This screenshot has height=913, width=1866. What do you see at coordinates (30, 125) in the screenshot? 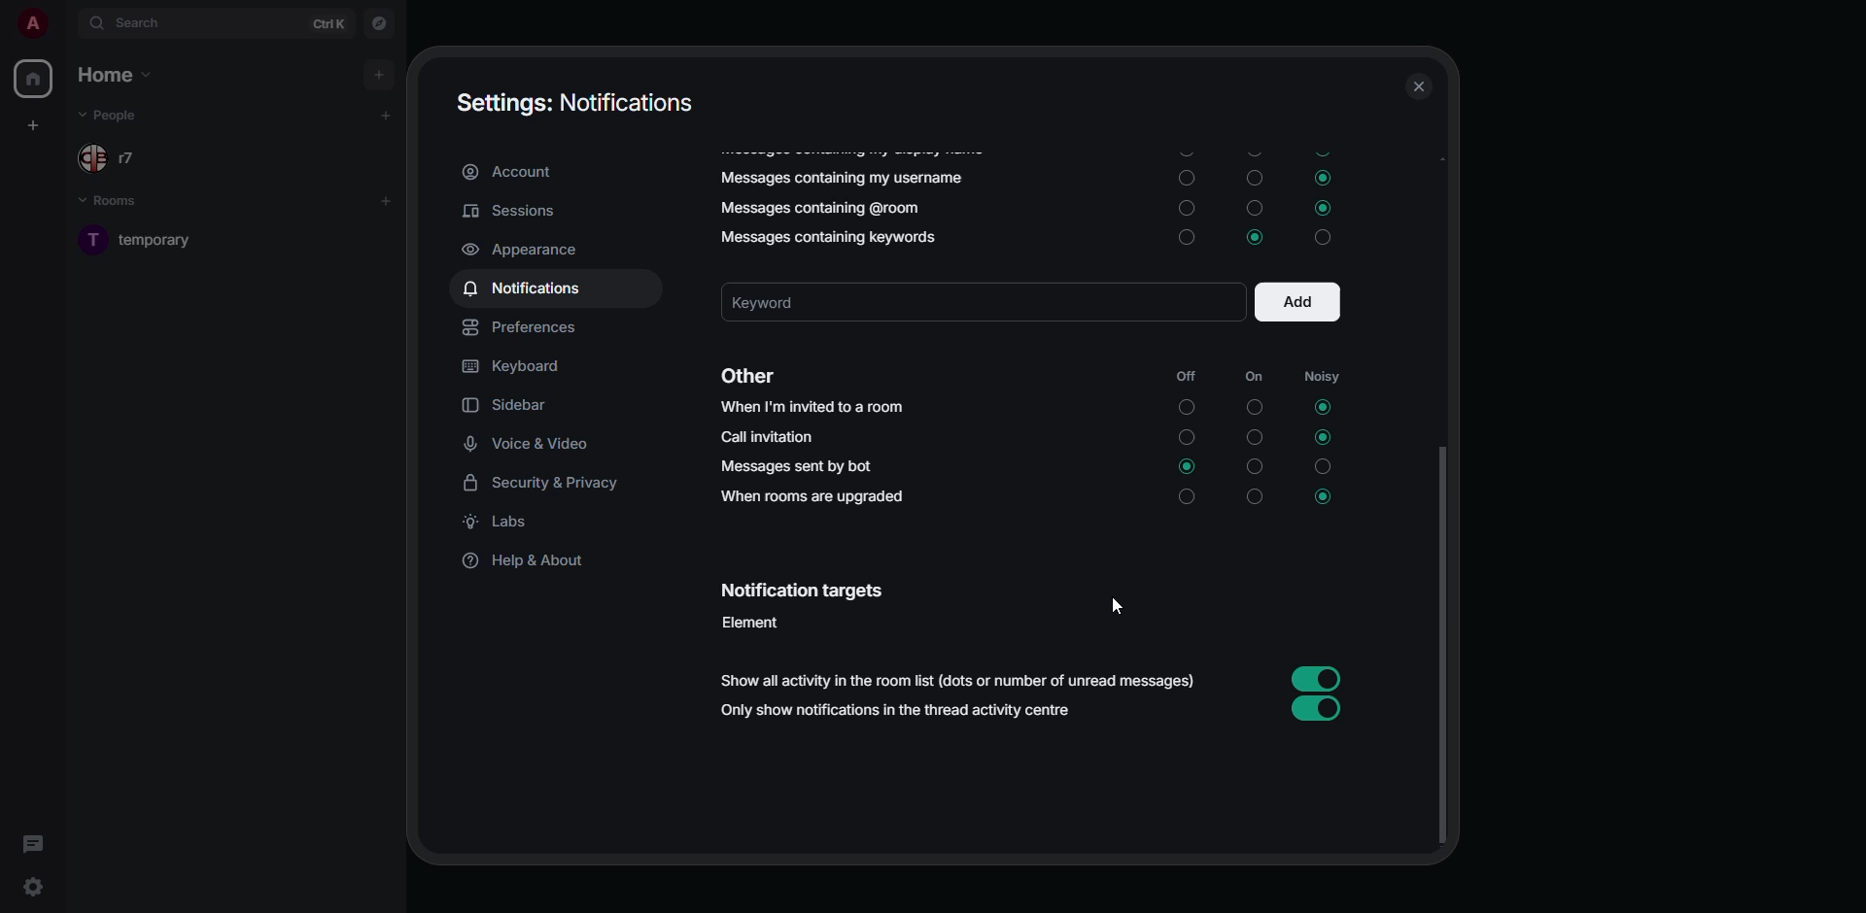
I see `create space` at bounding box center [30, 125].